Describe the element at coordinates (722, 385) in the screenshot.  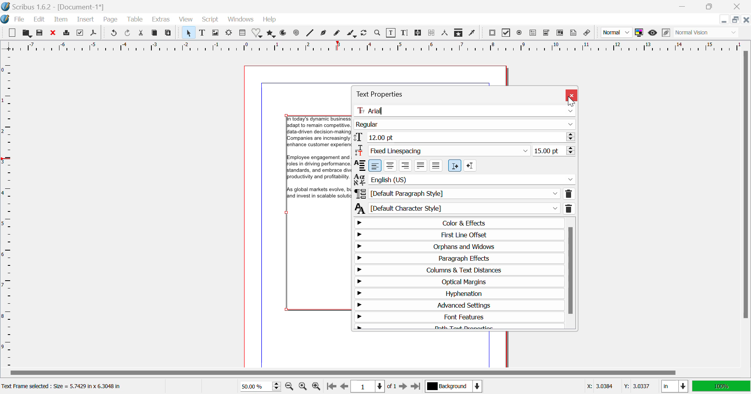
I see `Display Appearance` at that location.